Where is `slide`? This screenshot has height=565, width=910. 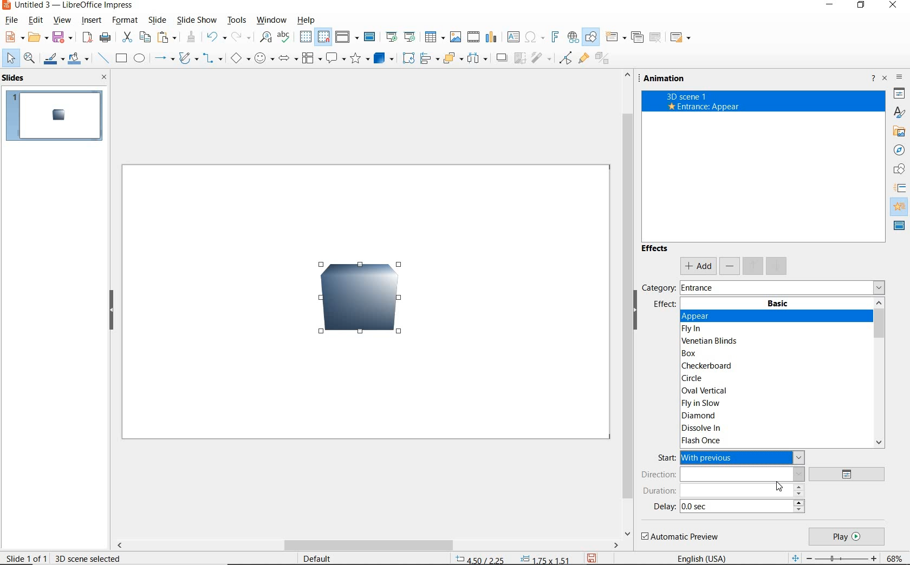
slide is located at coordinates (157, 20).